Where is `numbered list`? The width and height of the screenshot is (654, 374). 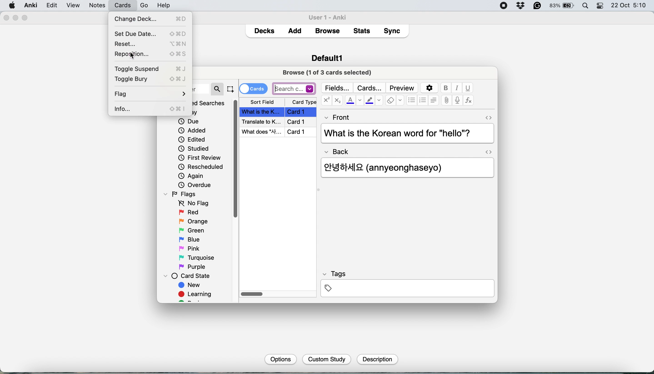 numbered list is located at coordinates (423, 101).